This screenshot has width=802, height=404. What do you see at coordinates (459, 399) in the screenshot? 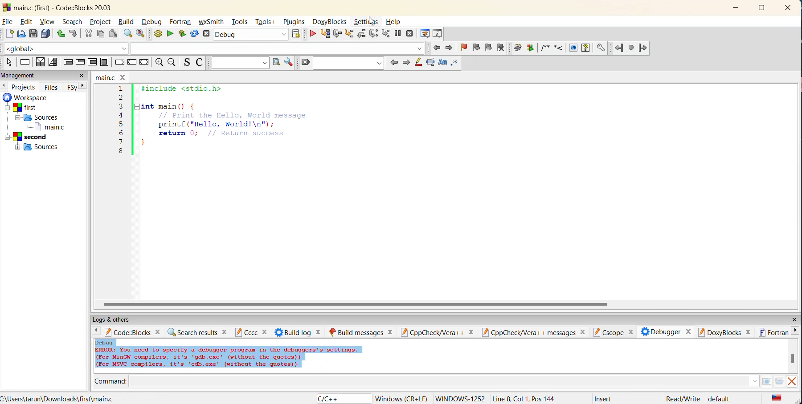
I see `WINDOWS 1252` at bounding box center [459, 399].